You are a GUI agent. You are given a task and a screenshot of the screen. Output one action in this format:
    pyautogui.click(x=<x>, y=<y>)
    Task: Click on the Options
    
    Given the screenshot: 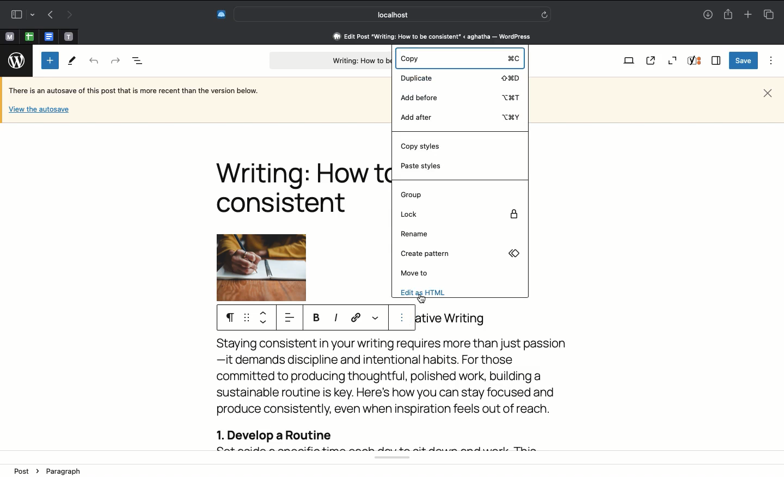 What is the action you would take?
    pyautogui.click(x=769, y=60)
    